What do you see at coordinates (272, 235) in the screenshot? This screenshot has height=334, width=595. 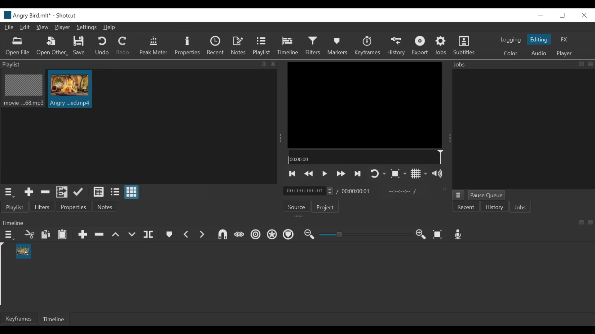 I see `Ripple all tracks` at bounding box center [272, 235].